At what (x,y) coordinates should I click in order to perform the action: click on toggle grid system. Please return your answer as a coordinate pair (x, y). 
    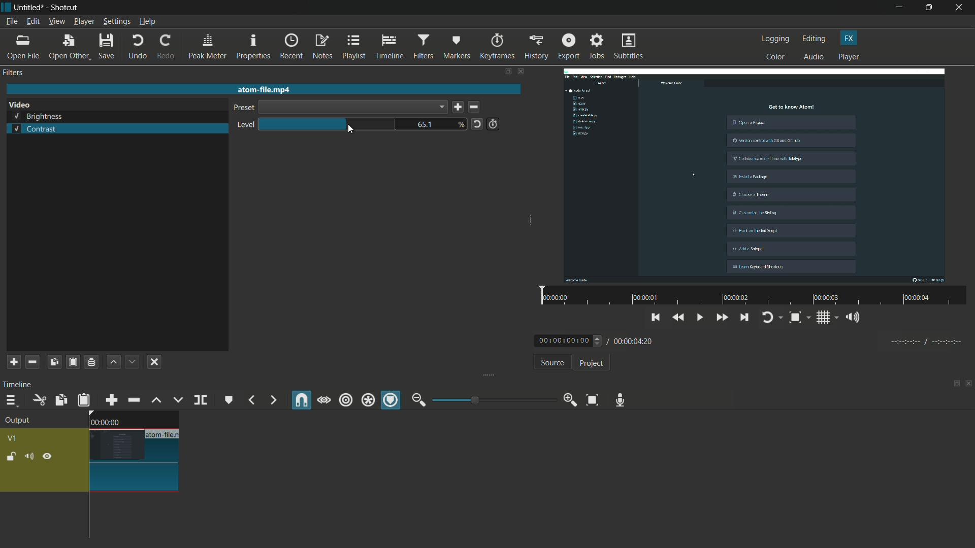
    Looking at the image, I should click on (828, 319).